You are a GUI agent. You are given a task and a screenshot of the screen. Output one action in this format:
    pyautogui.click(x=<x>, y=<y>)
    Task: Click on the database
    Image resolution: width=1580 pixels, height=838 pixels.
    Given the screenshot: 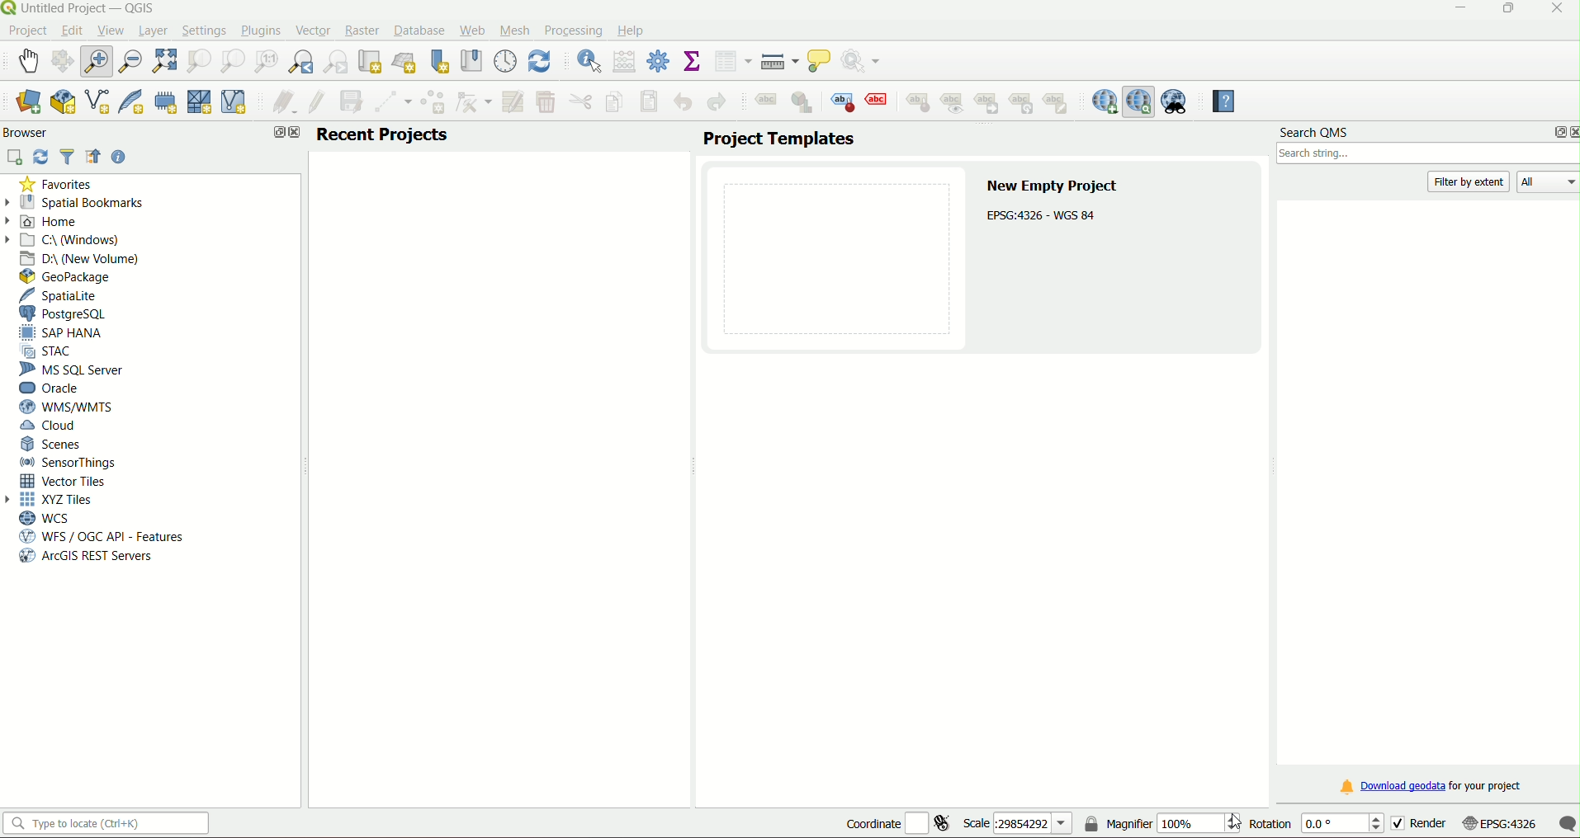 What is the action you would take?
    pyautogui.click(x=421, y=31)
    